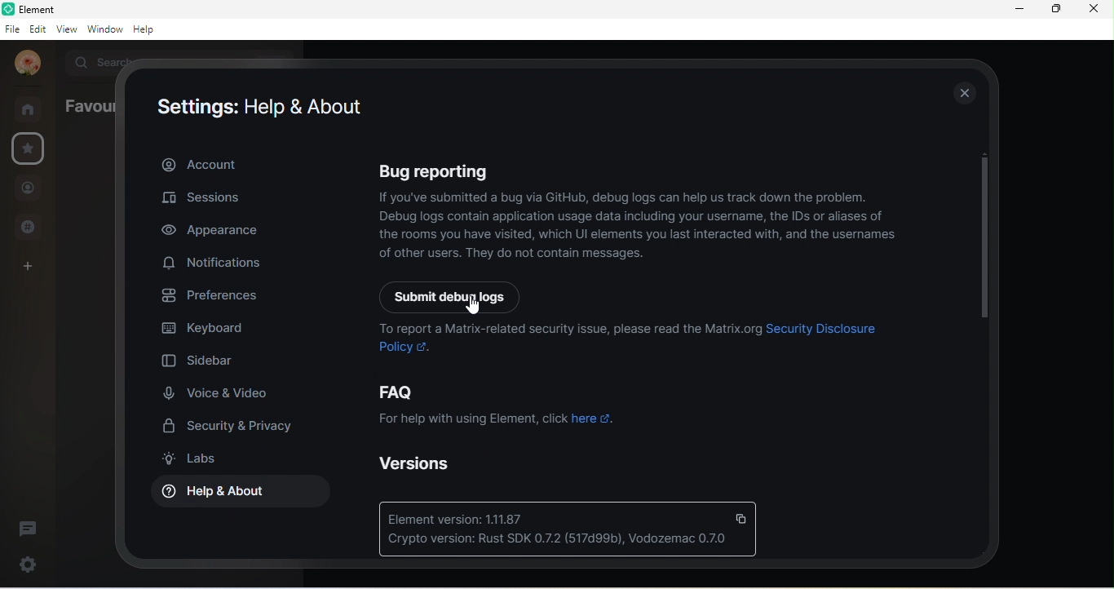  Describe the element at coordinates (33, 150) in the screenshot. I see `favourites` at that location.